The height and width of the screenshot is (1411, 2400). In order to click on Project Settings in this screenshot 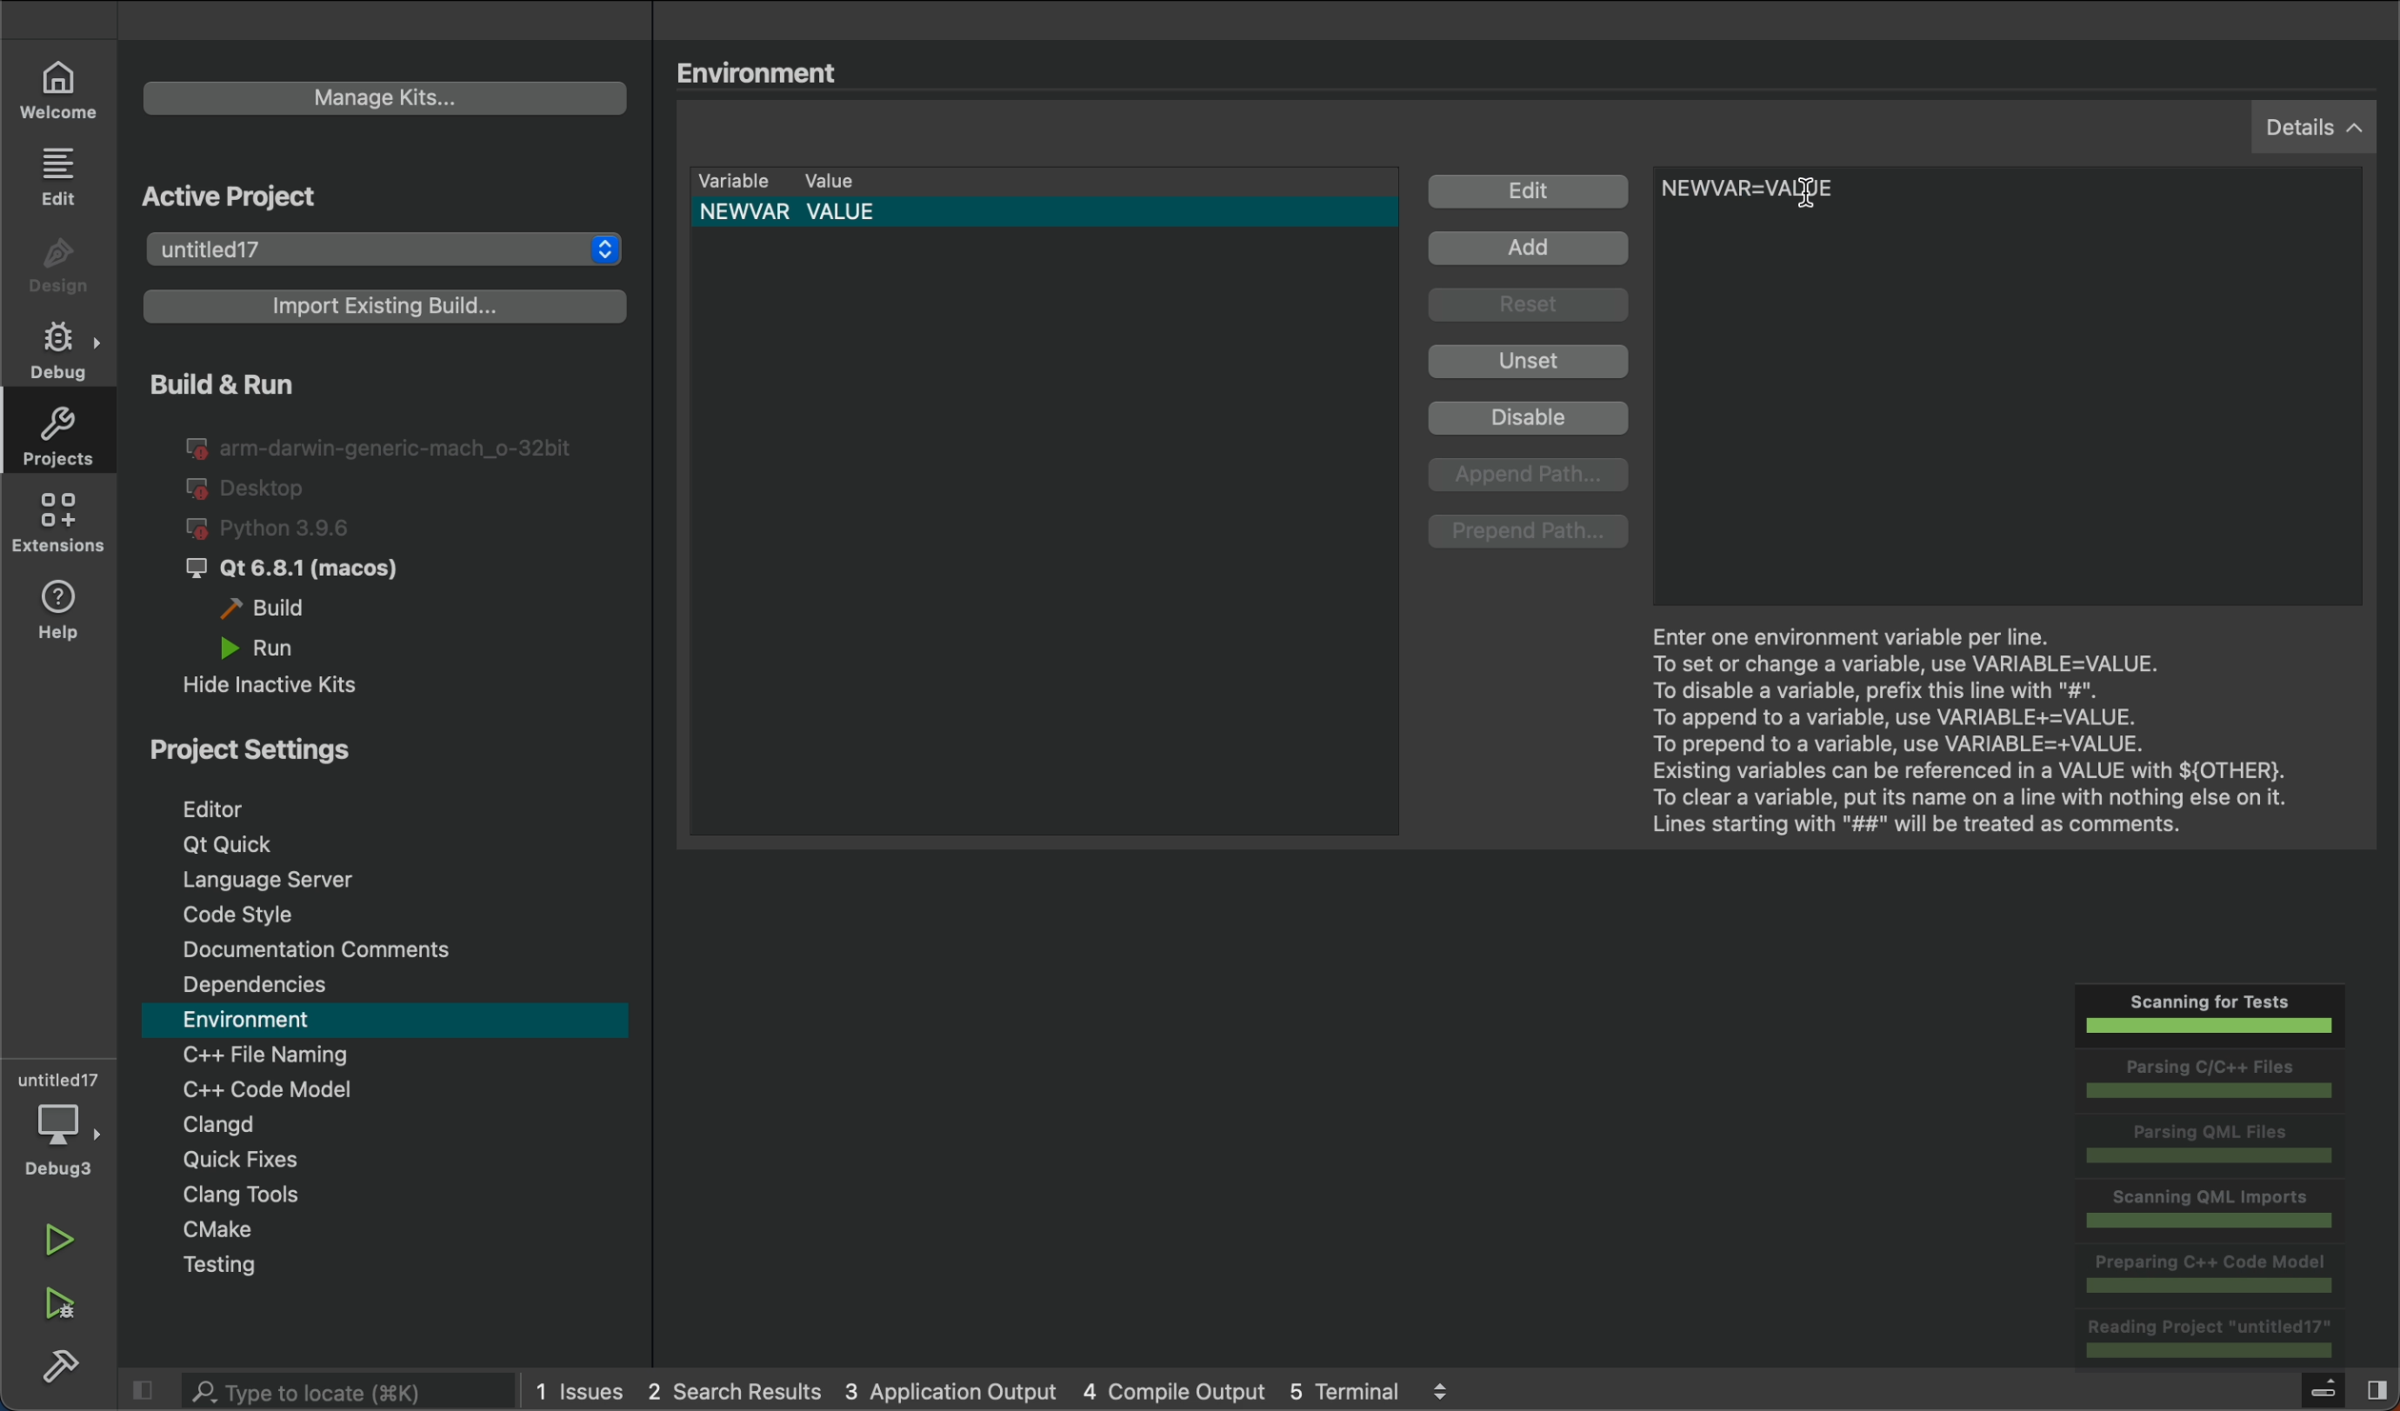, I will do `click(374, 745)`.